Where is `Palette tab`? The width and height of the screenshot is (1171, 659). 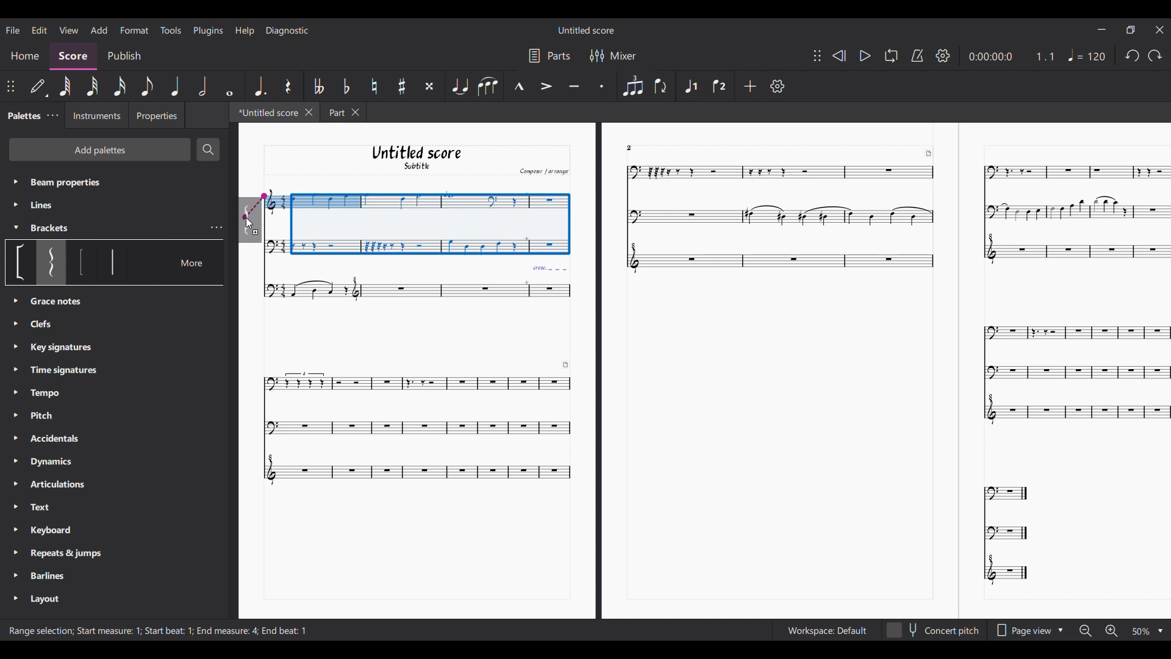
Palette tab is located at coordinates (23, 115).